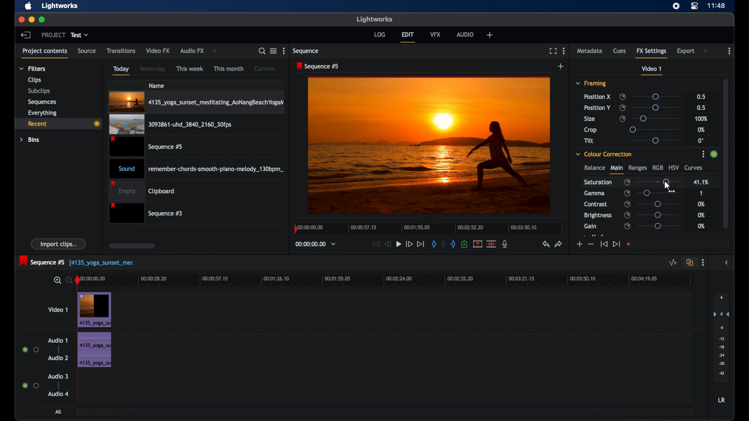  I want to click on jump to end, so click(616, 244).